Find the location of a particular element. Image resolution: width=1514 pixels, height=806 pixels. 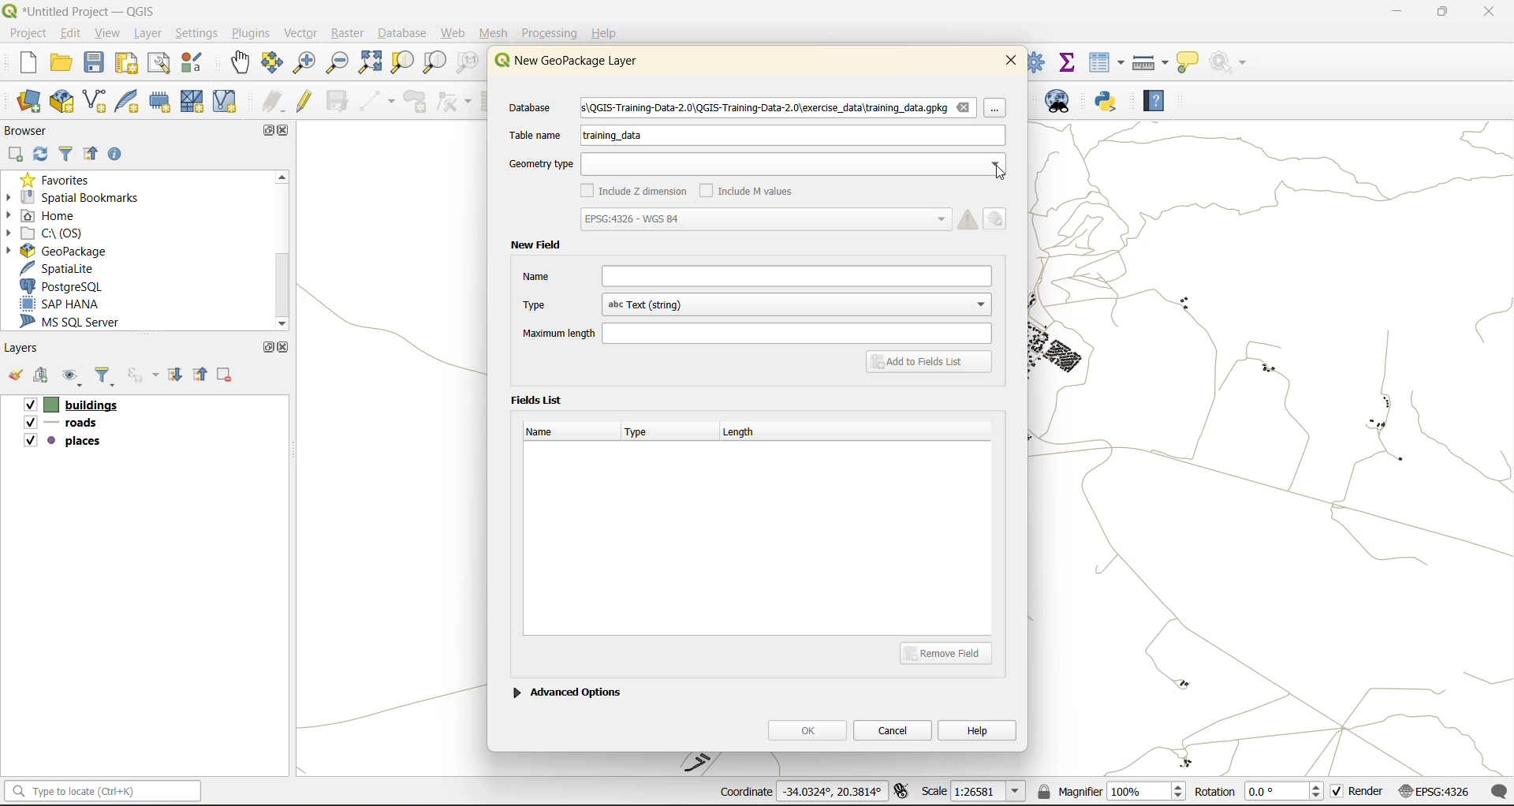

type is located at coordinates (644, 434).